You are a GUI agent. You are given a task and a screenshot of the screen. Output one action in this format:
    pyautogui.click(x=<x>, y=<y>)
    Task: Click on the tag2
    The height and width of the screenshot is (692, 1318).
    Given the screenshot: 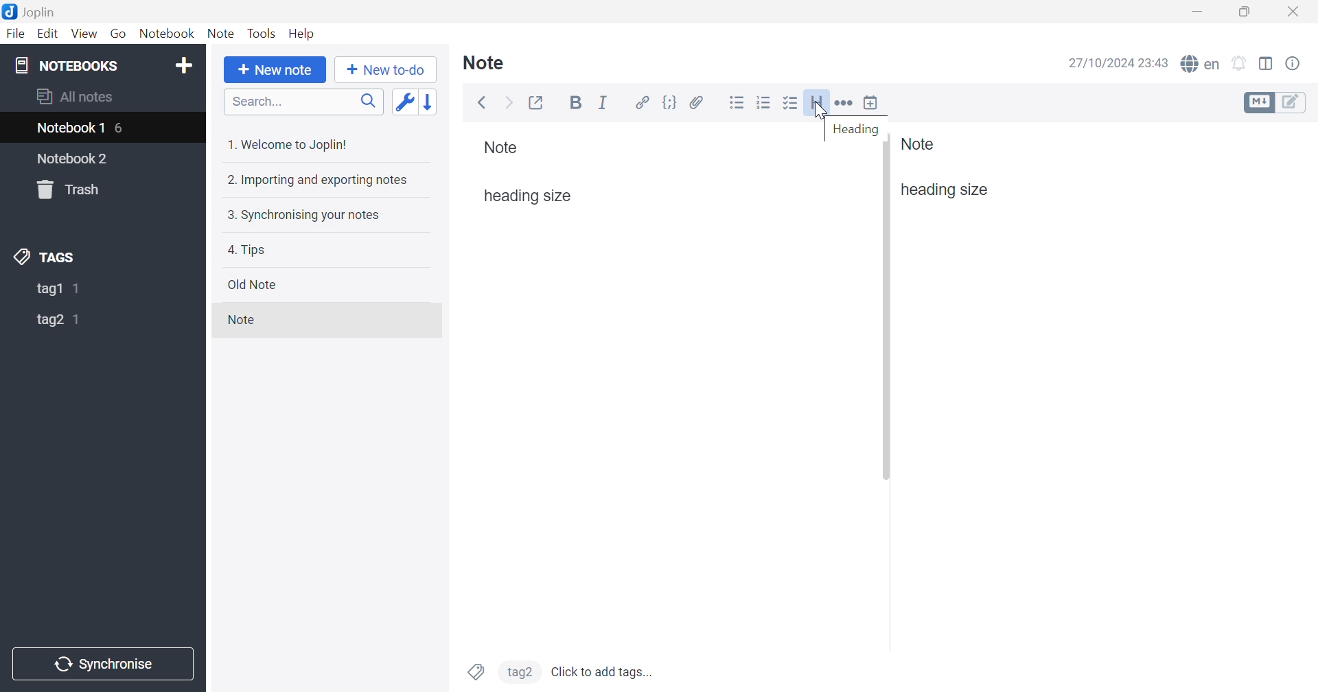 What is the action you would take?
    pyautogui.click(x=520, y=671)
    